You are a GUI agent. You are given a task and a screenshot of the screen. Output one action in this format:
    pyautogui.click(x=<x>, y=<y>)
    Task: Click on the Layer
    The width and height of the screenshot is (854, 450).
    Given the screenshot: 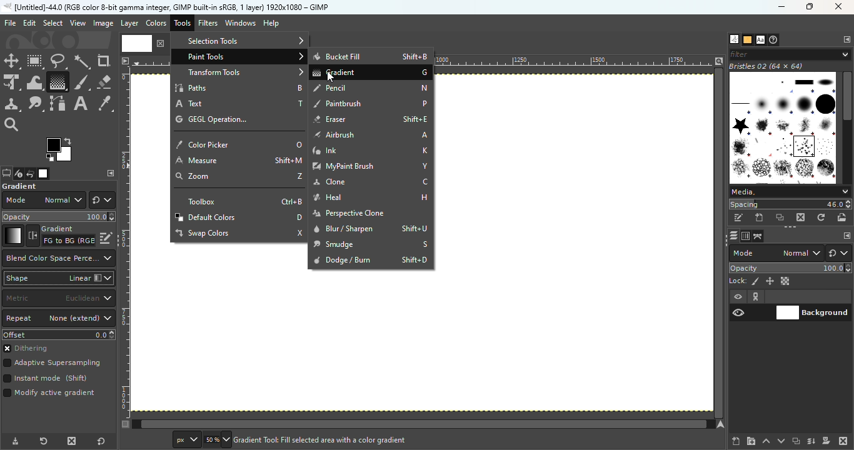 What is the action you would take?
    pyautogui.click(x=129, y=24)
    